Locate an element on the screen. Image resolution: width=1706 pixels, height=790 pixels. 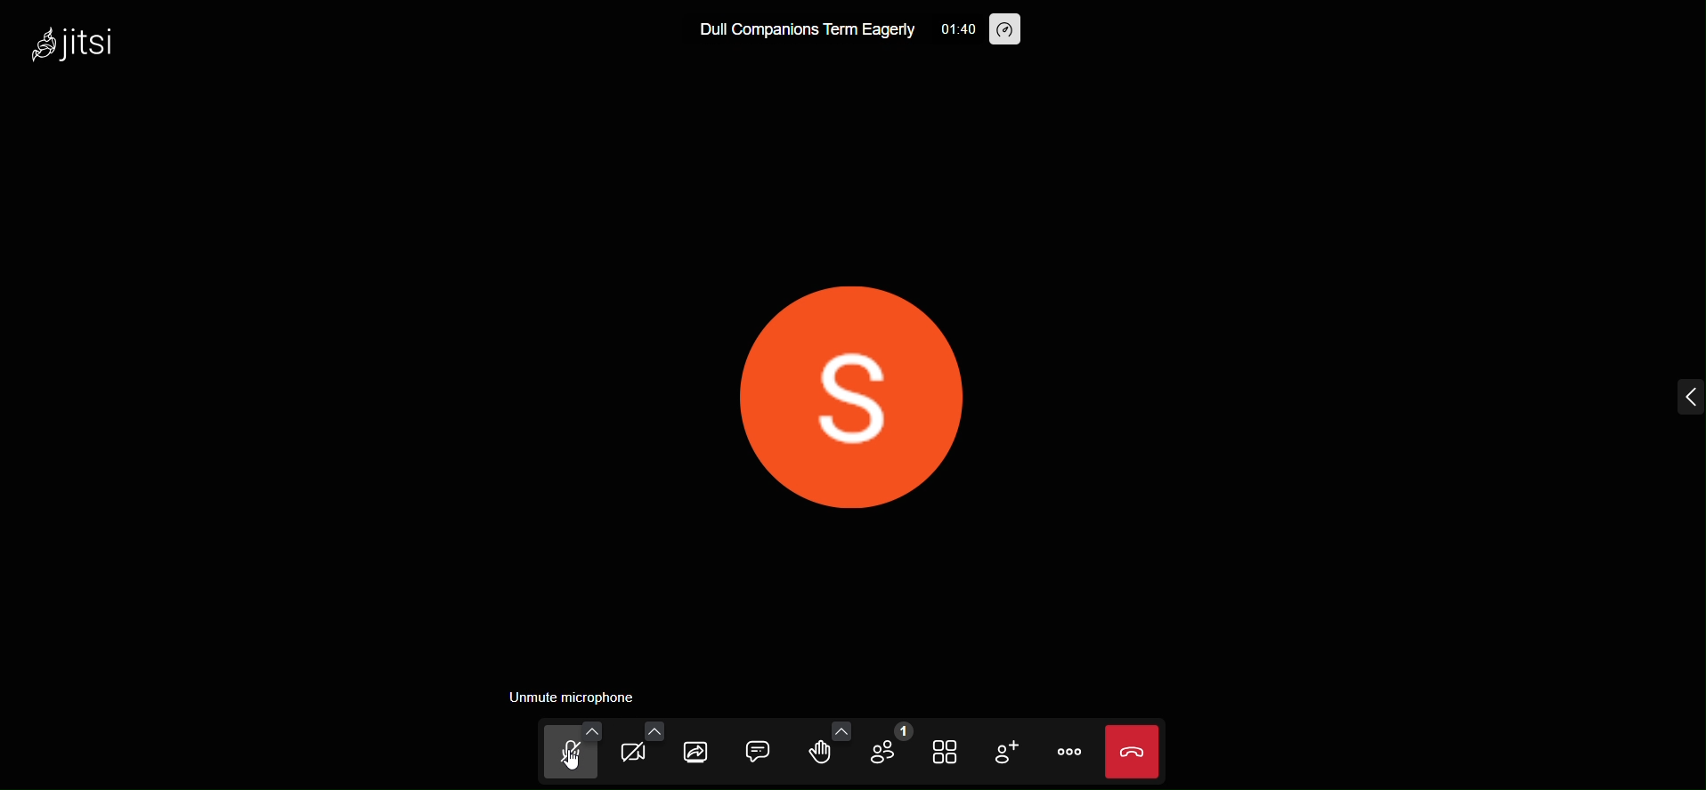
tile view is located at coordinates (940, 751).